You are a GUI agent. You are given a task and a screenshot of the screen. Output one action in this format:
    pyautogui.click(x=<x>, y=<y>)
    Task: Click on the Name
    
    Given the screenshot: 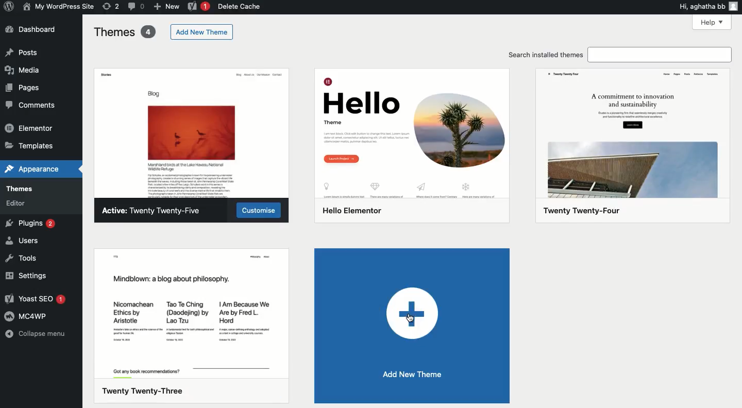 What is the action you would take?
    pyautogui.click(x=59, y=6)
    